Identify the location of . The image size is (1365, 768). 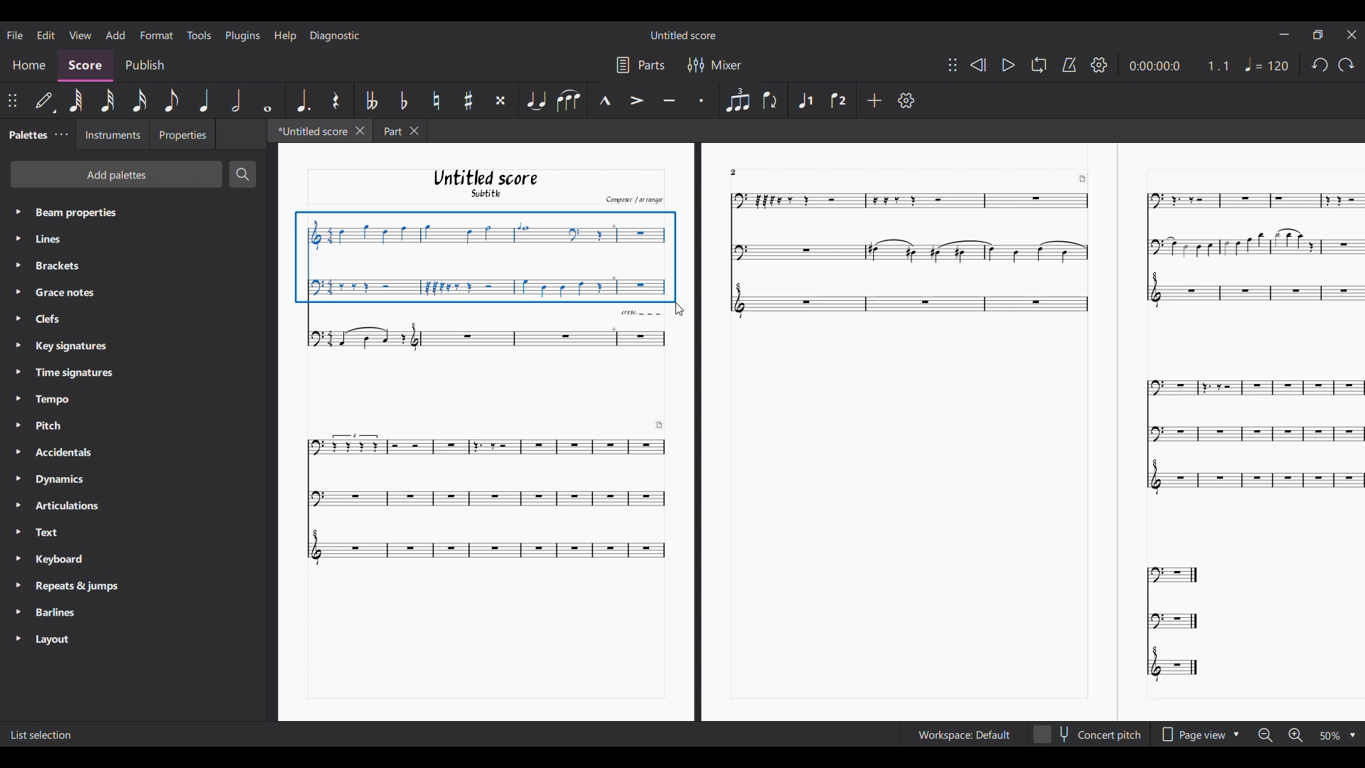
(1172, 575).